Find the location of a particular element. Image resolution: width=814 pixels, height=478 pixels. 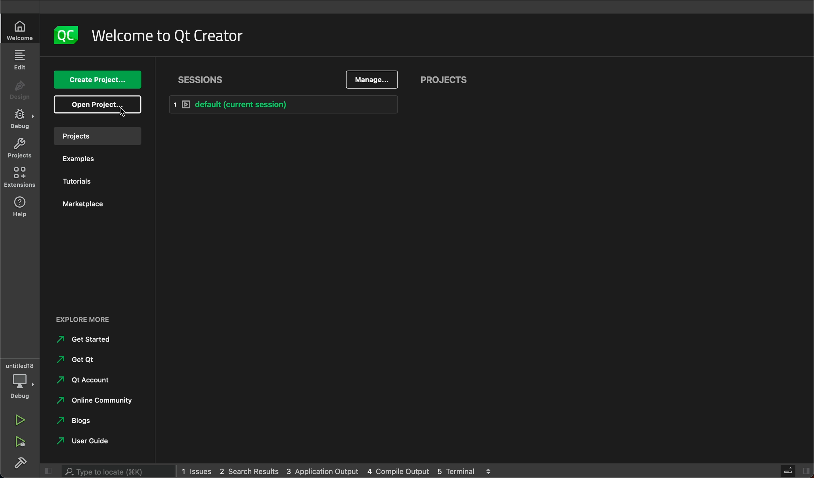

logo is located at coordinates (68, 34).